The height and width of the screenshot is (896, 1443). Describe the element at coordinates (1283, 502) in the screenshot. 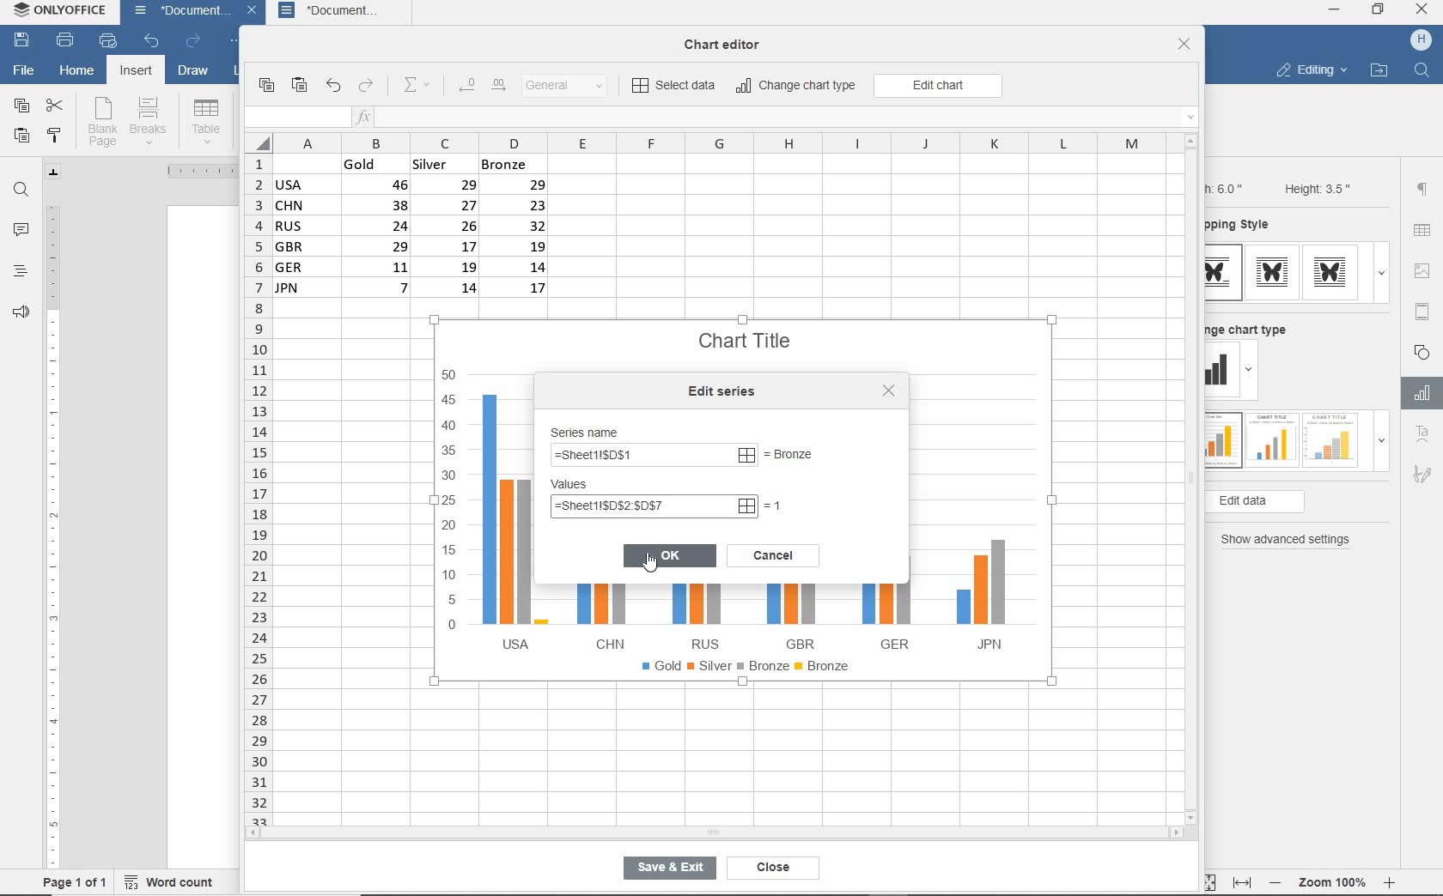

I see `edit data` at that location.